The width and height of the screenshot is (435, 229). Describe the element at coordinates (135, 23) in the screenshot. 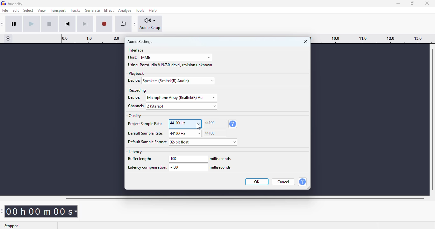

I see `audacity audio setup toolbar` at that location.